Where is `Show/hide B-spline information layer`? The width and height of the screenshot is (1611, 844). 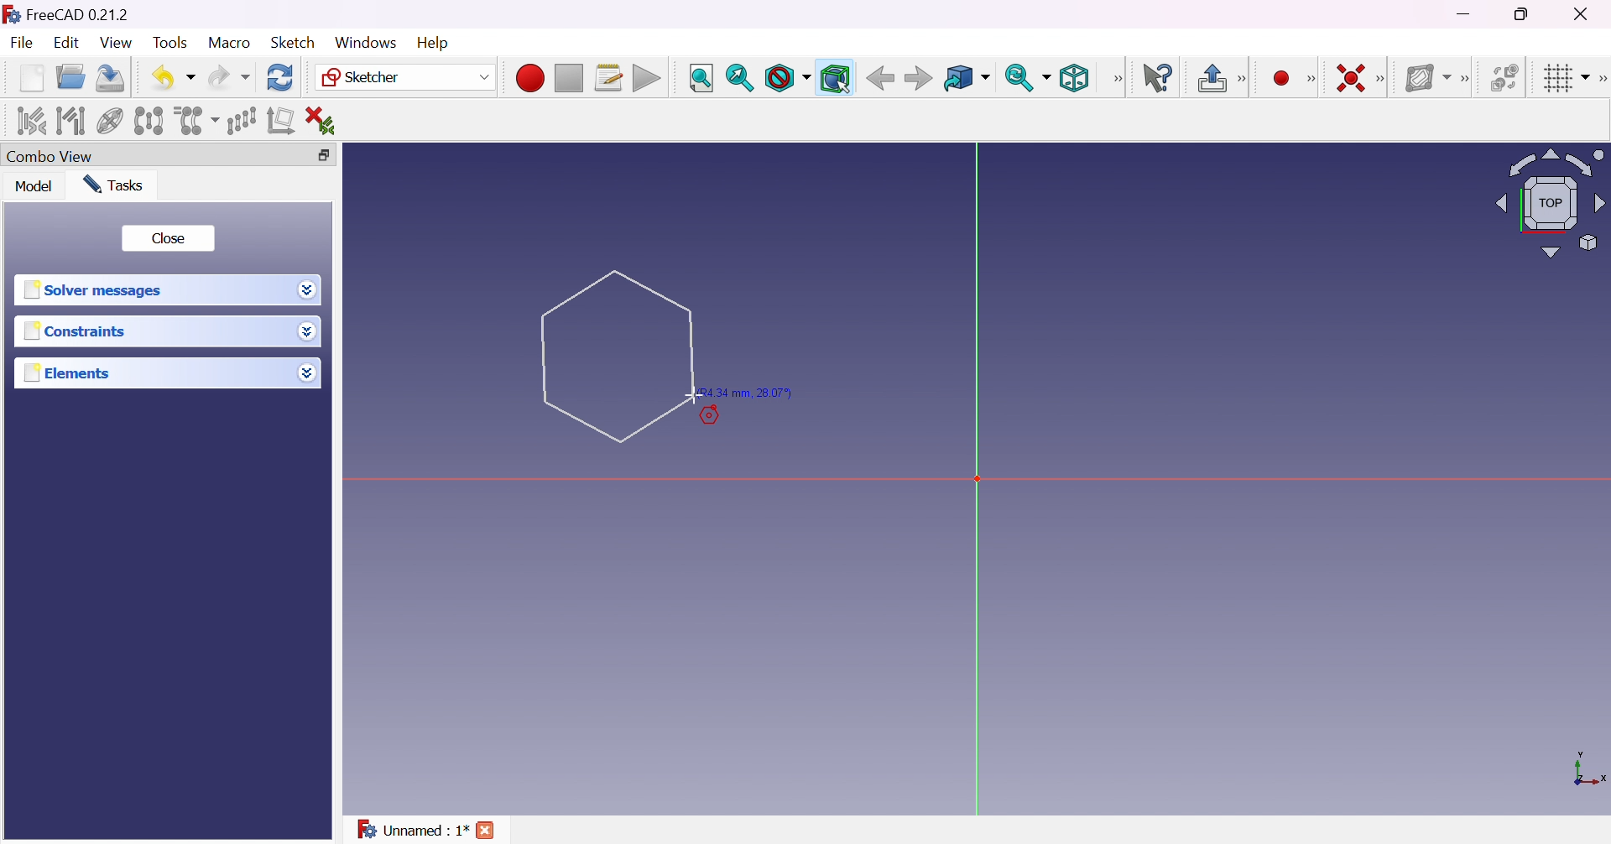 Show/hide B-spline information layer is located at coordinates (1426, 78).